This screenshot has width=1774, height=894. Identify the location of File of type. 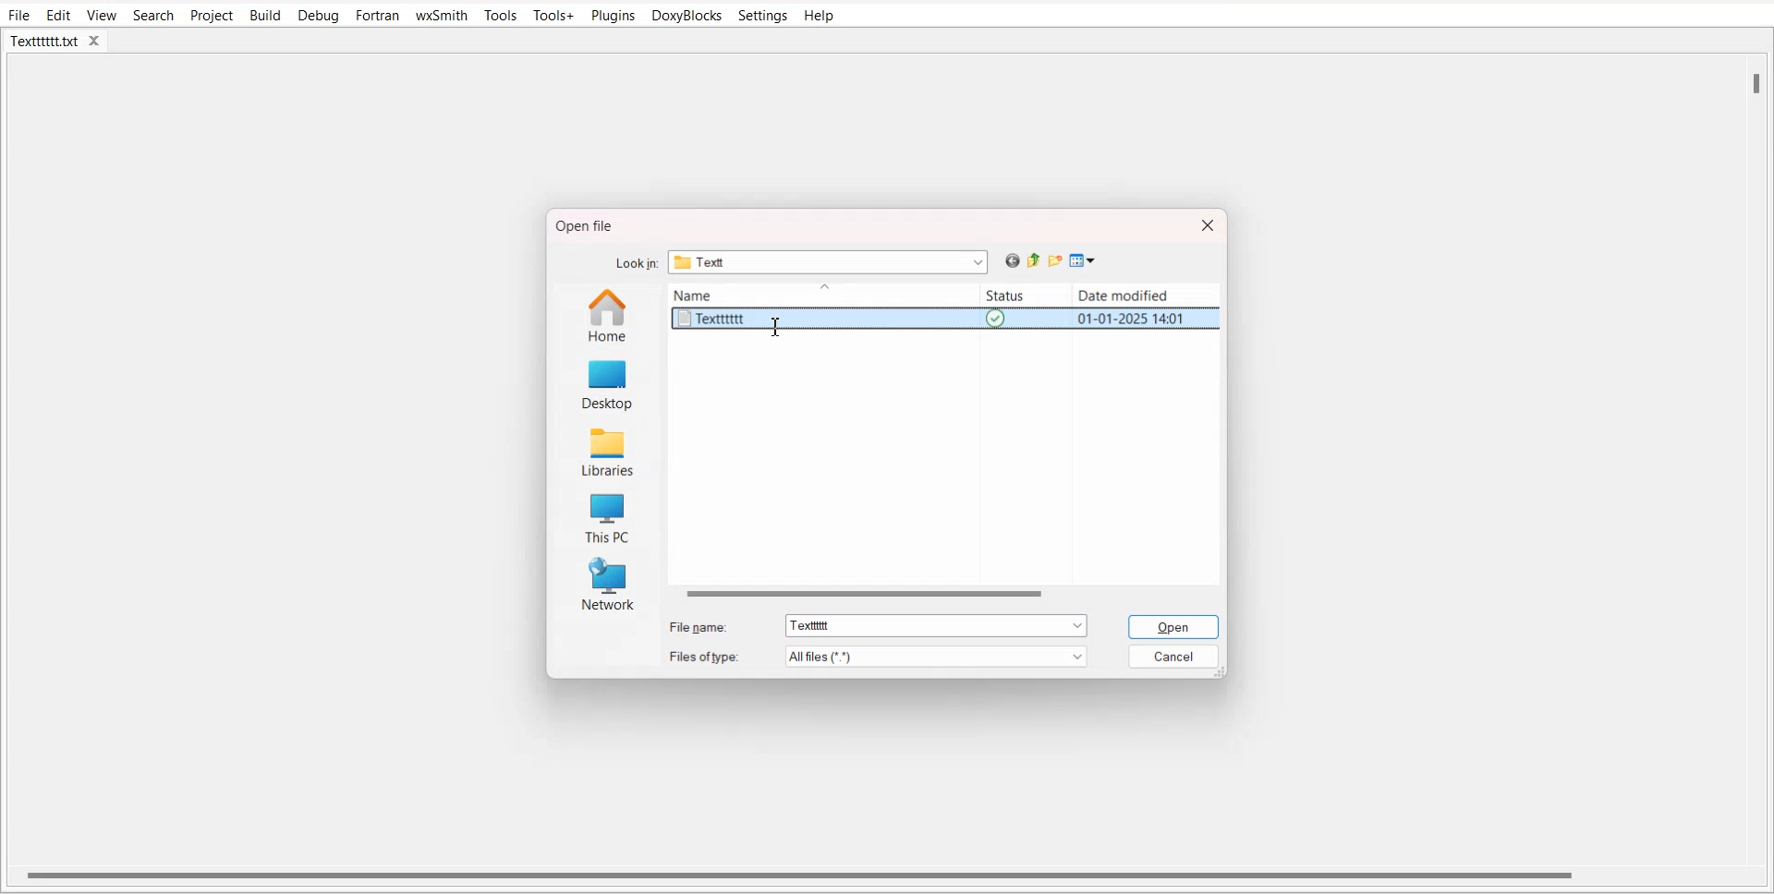
(878, 658).